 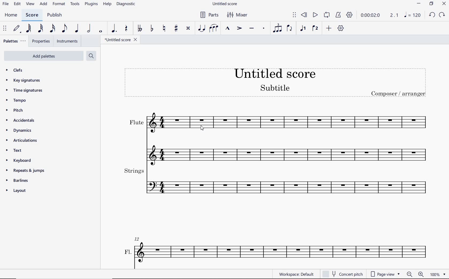 I want to click on PARTS, so click(x=210, y=15).